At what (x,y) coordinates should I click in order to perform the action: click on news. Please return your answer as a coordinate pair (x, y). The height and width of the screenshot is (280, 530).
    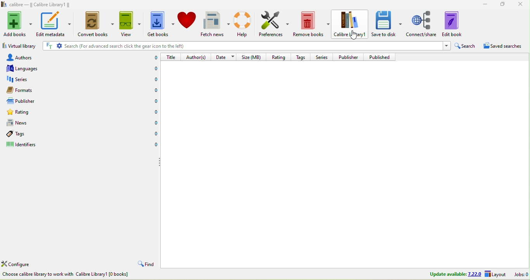
    Looking at the image, I should click on (33, 123).